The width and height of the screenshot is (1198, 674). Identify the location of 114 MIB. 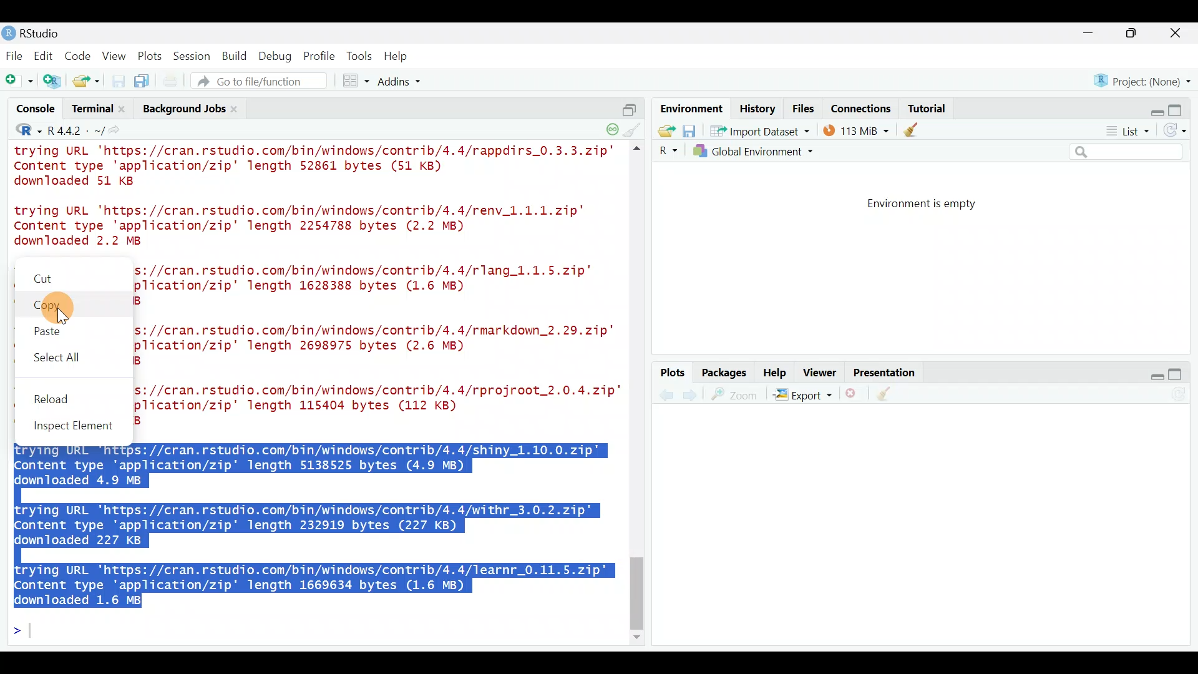
(856, 130).